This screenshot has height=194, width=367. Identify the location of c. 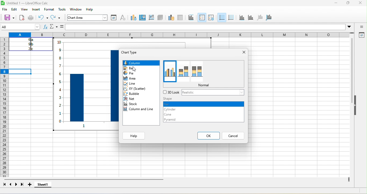
(34, 49).